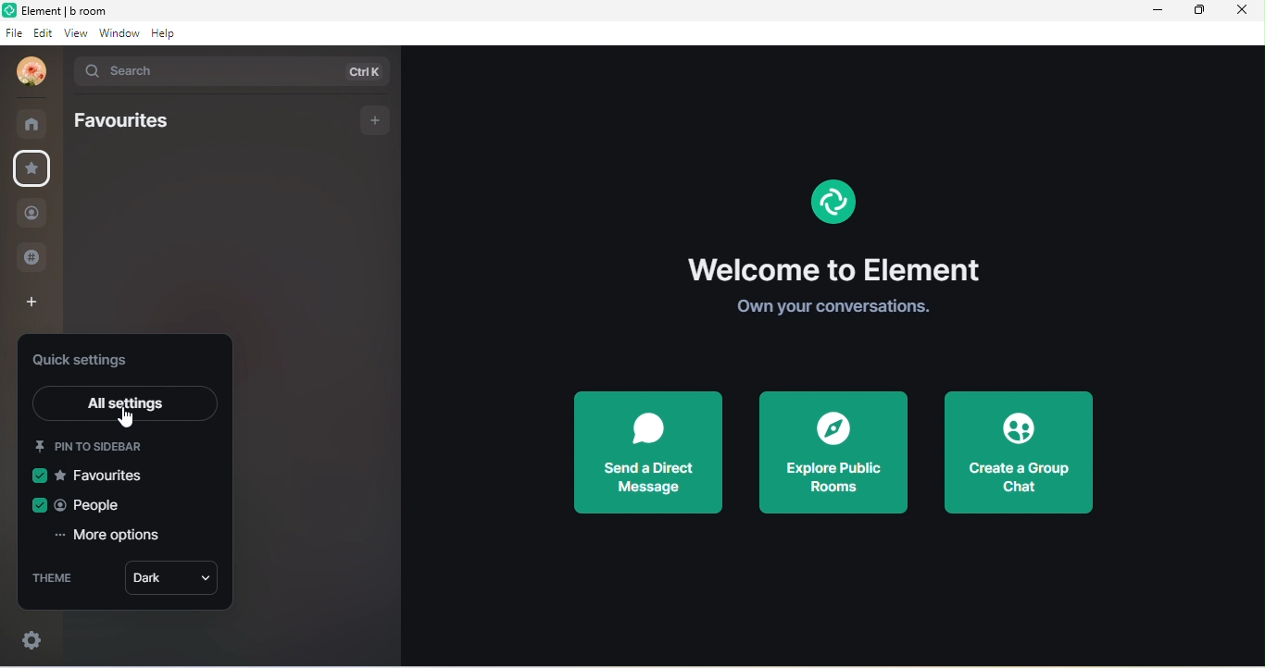  Describe the element at coordinates (844, 310) in the screenshot. I see `own  your conversations` at that location.